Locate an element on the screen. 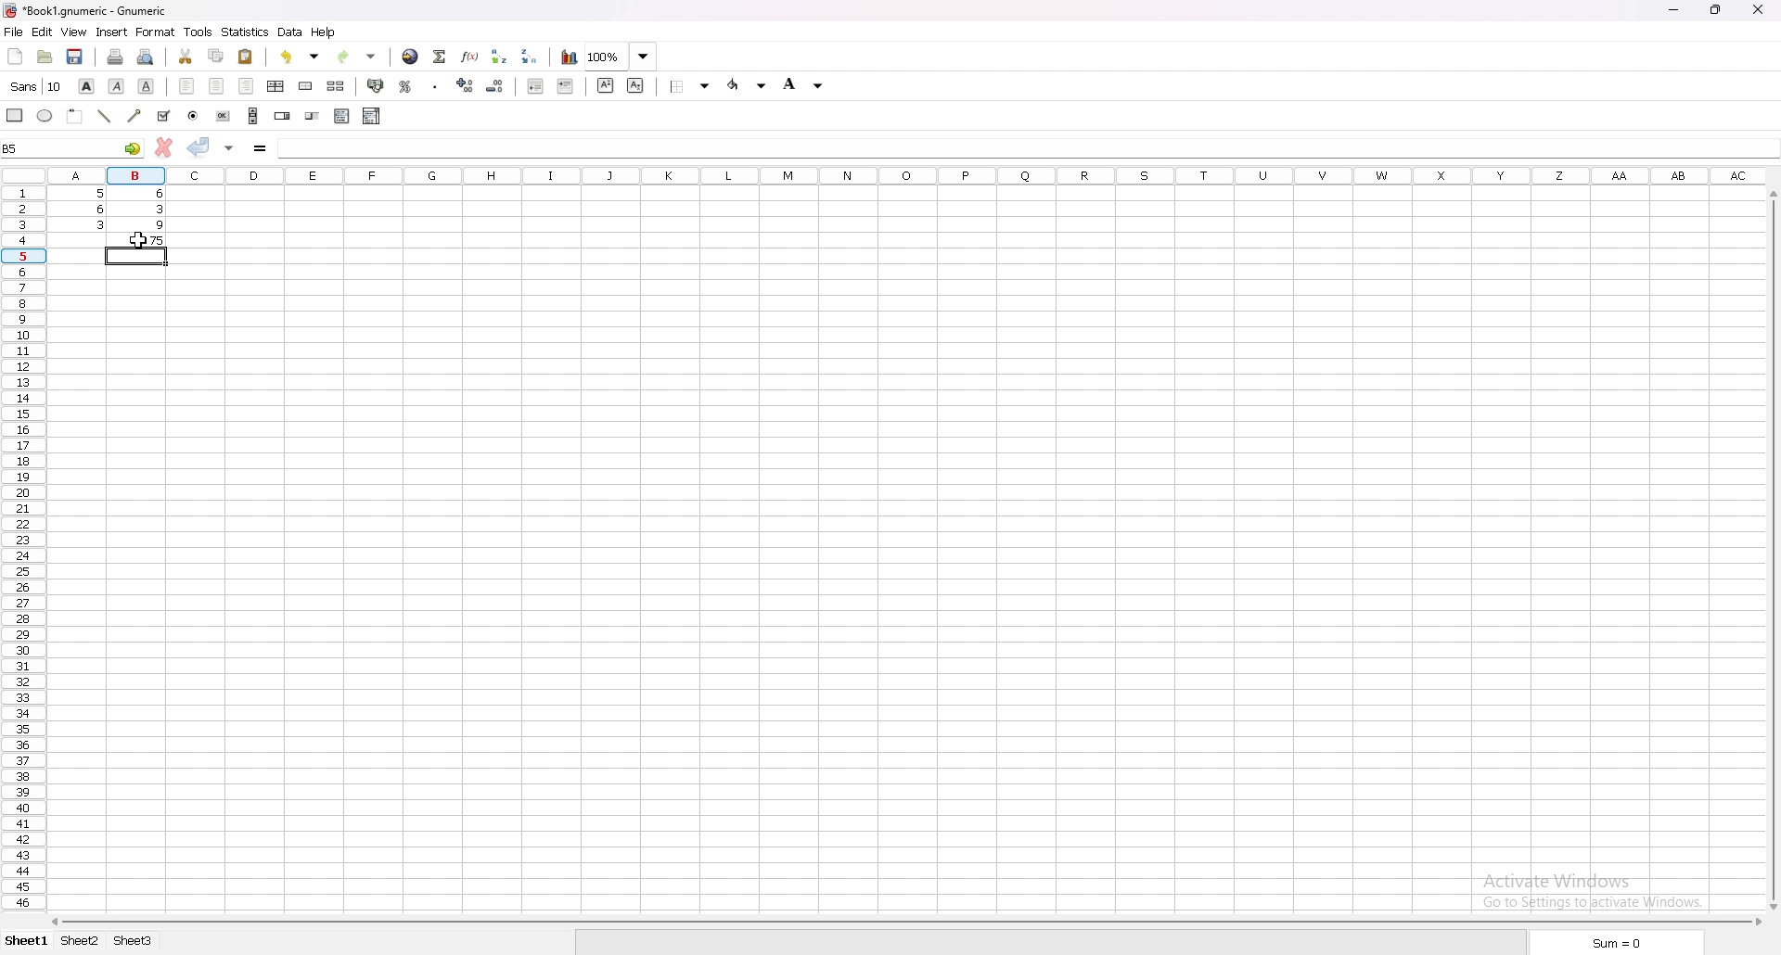 The image size is (1781, 955). sheet is located at coordinates (28, 940).